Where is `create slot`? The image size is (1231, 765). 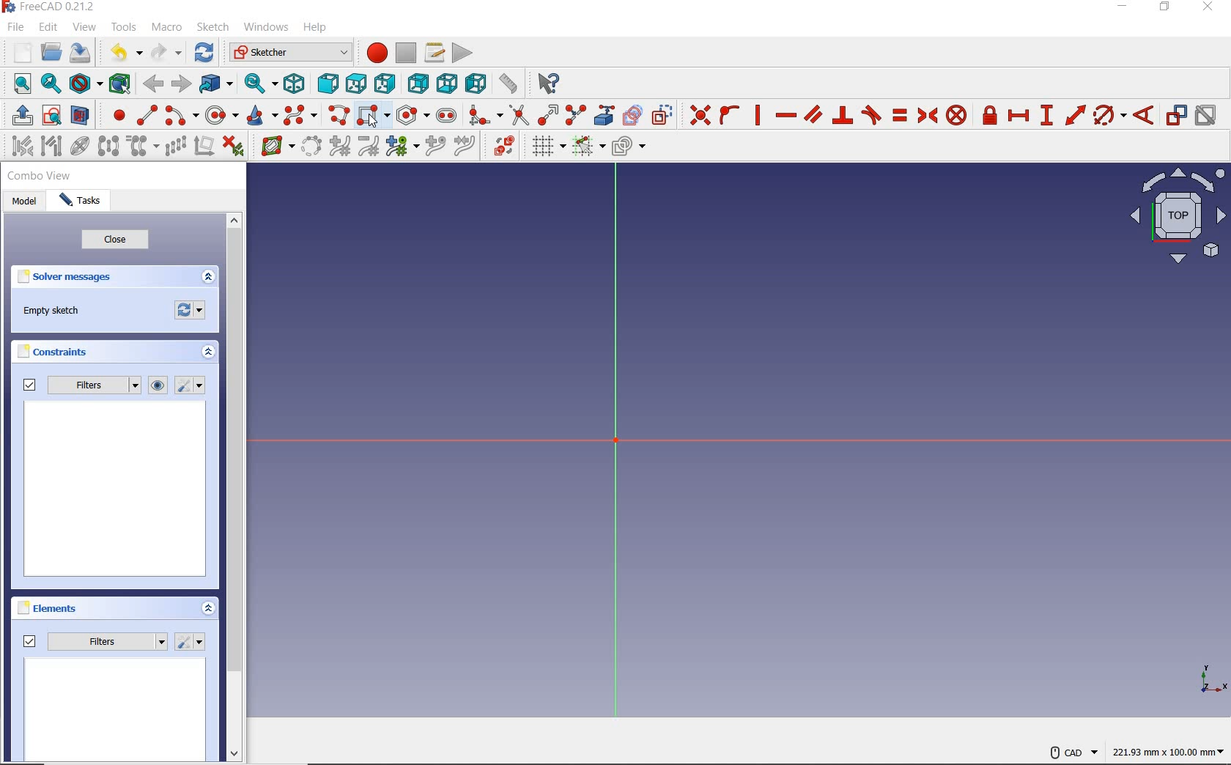 create slot is located at coordinates (447, 117).